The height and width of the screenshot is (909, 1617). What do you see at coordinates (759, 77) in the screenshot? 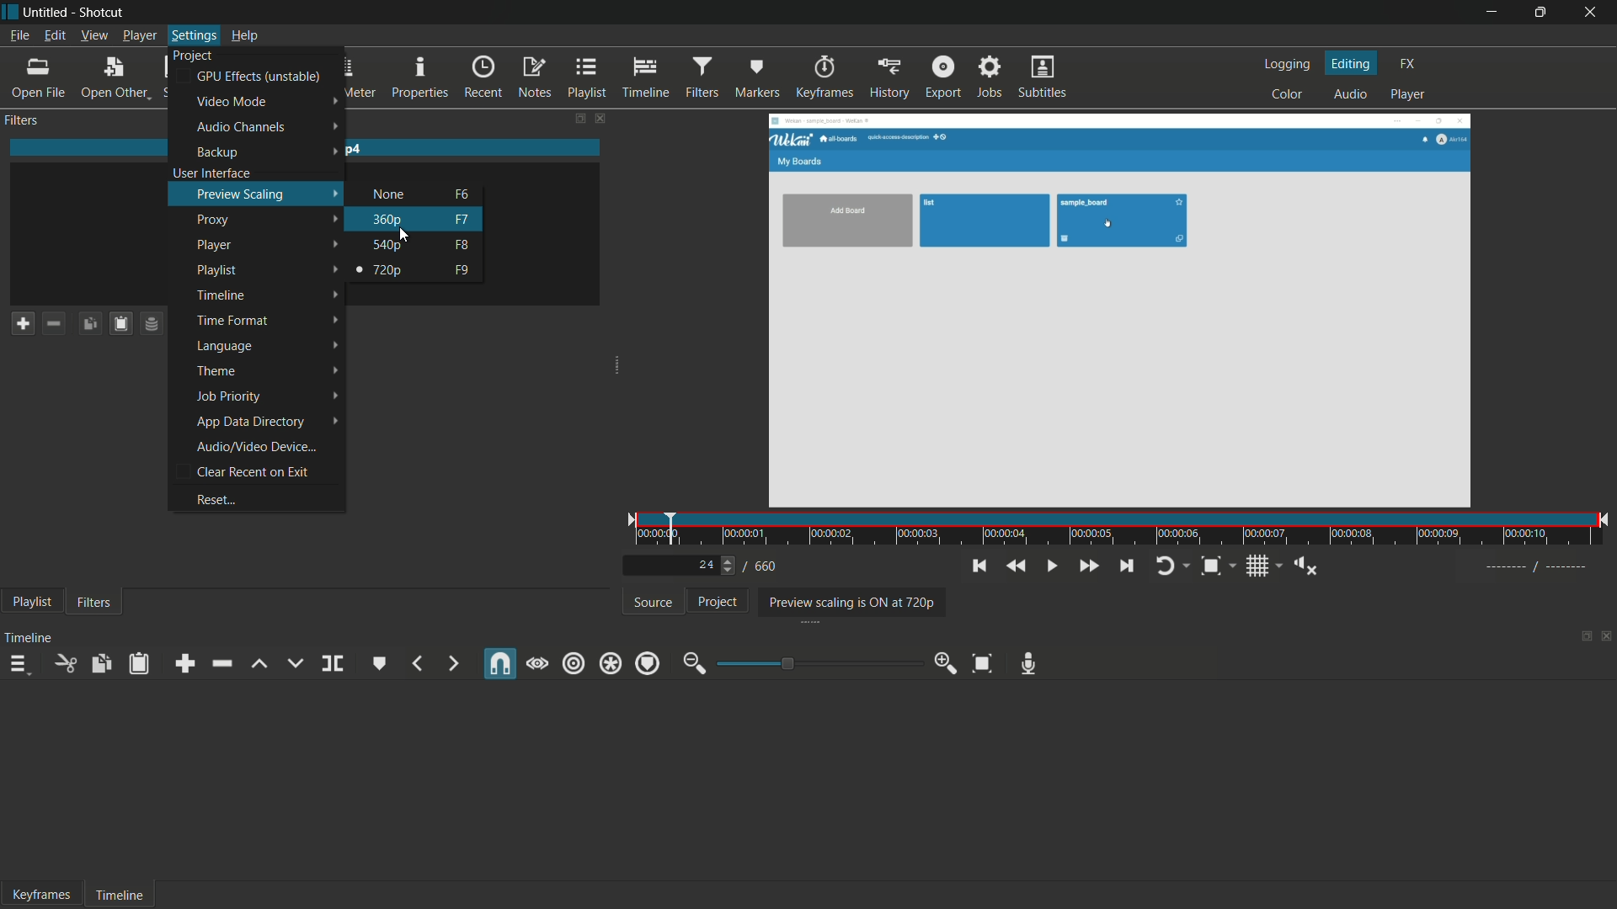
I see `markers` at bounding box center [759, 77].